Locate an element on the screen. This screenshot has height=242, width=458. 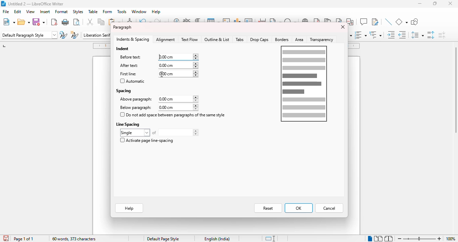
increase paragraph spacing is located at coordinates (431, 35).